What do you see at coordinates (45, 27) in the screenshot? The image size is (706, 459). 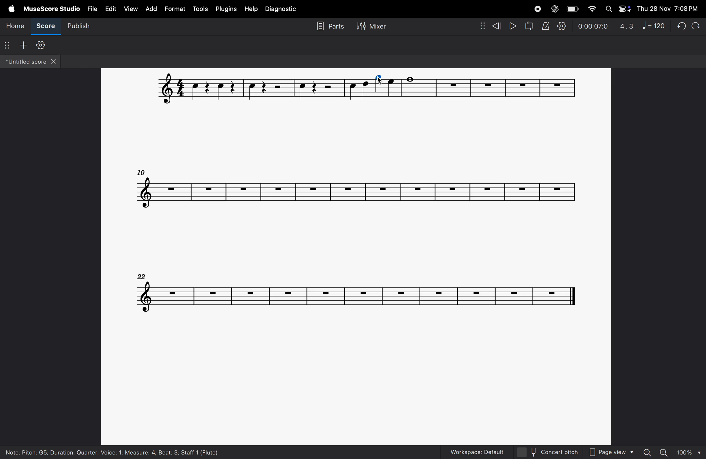 I see `score` at bounding box center [45, 27].